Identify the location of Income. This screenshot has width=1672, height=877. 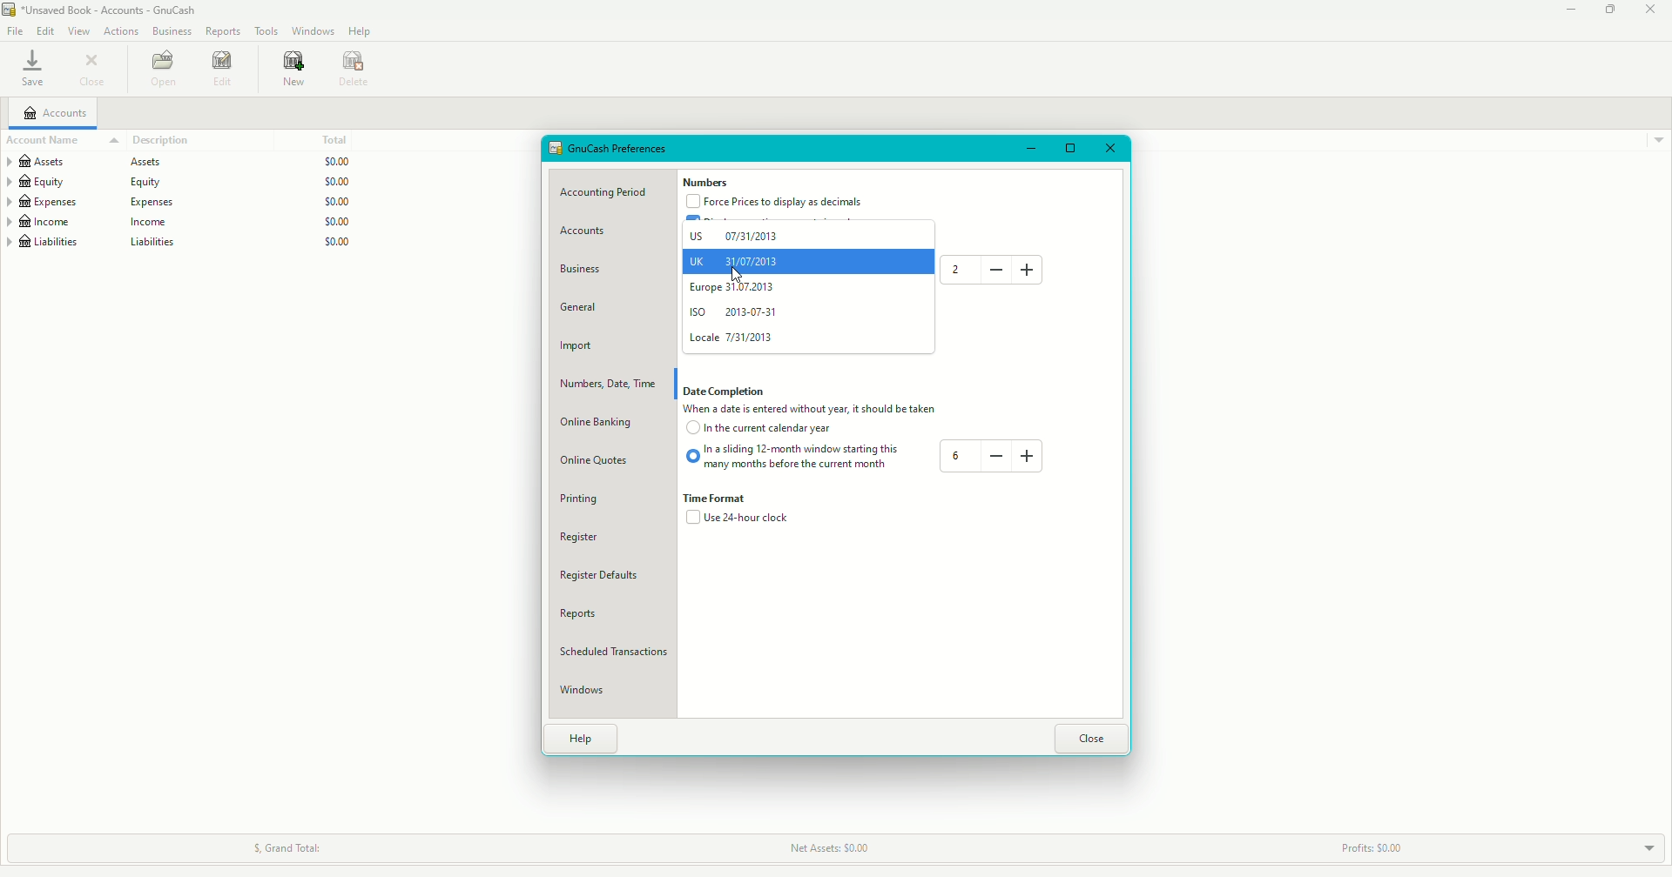
(179, 223).